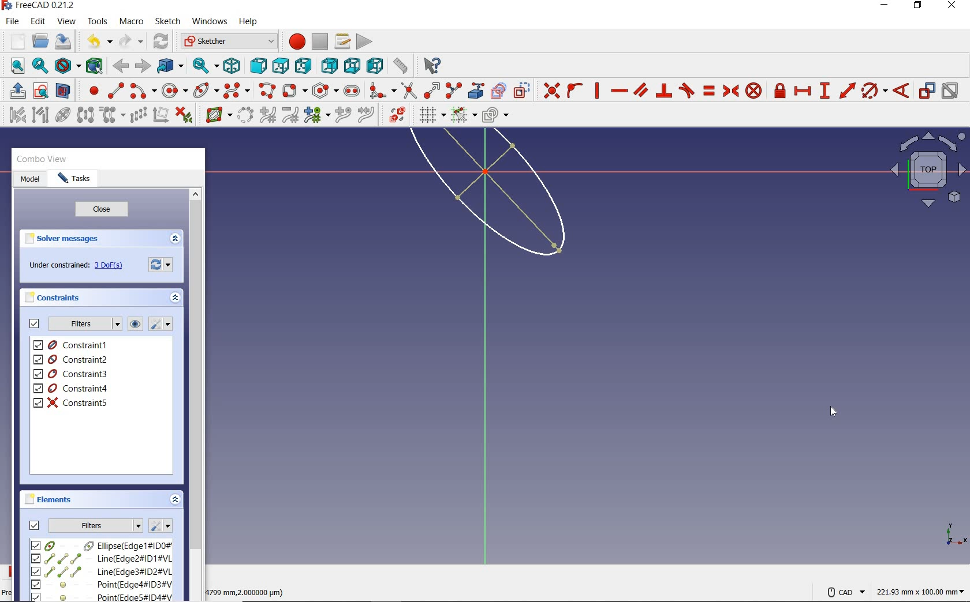 The image size is (970, 602). Describe the element at coordinates (921, 590) in the screenshot. I see `measurement` at that location.